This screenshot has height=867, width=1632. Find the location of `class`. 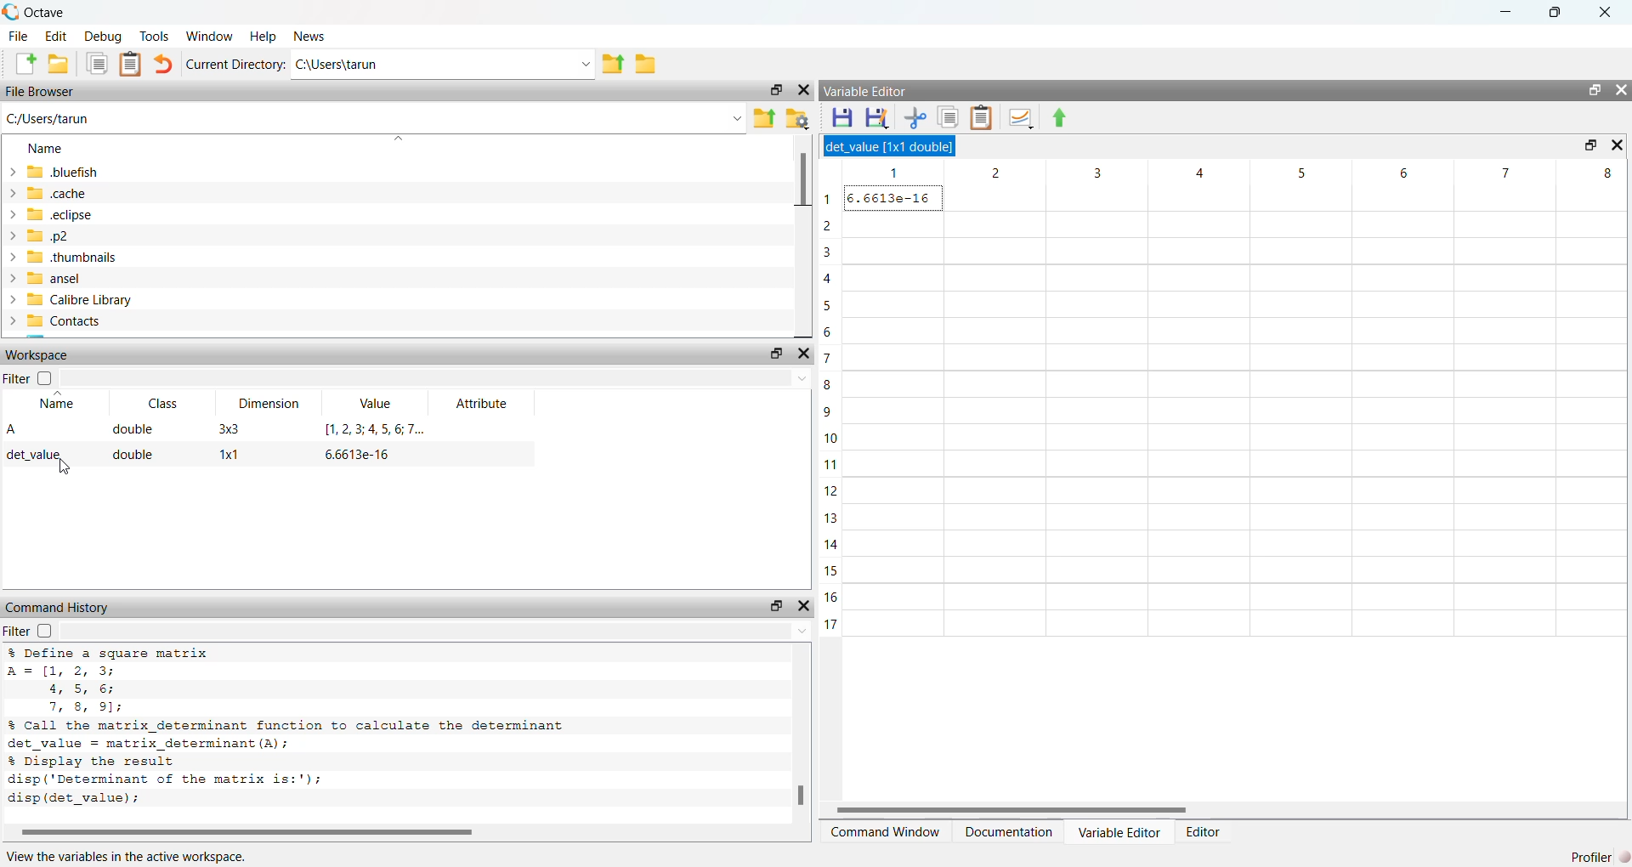

class is located at coordinates (167, 405).